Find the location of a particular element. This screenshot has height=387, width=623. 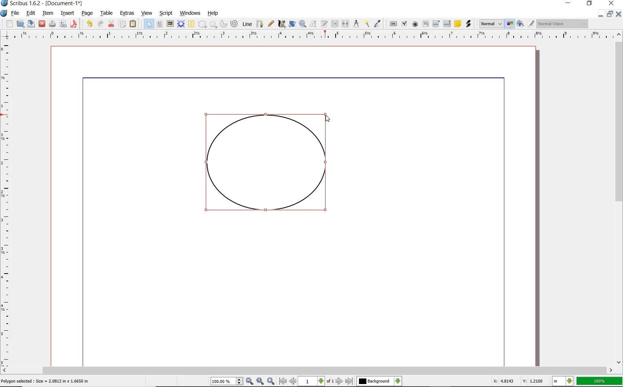

SYSTEM LOGO is located at coordinates (4, 13).